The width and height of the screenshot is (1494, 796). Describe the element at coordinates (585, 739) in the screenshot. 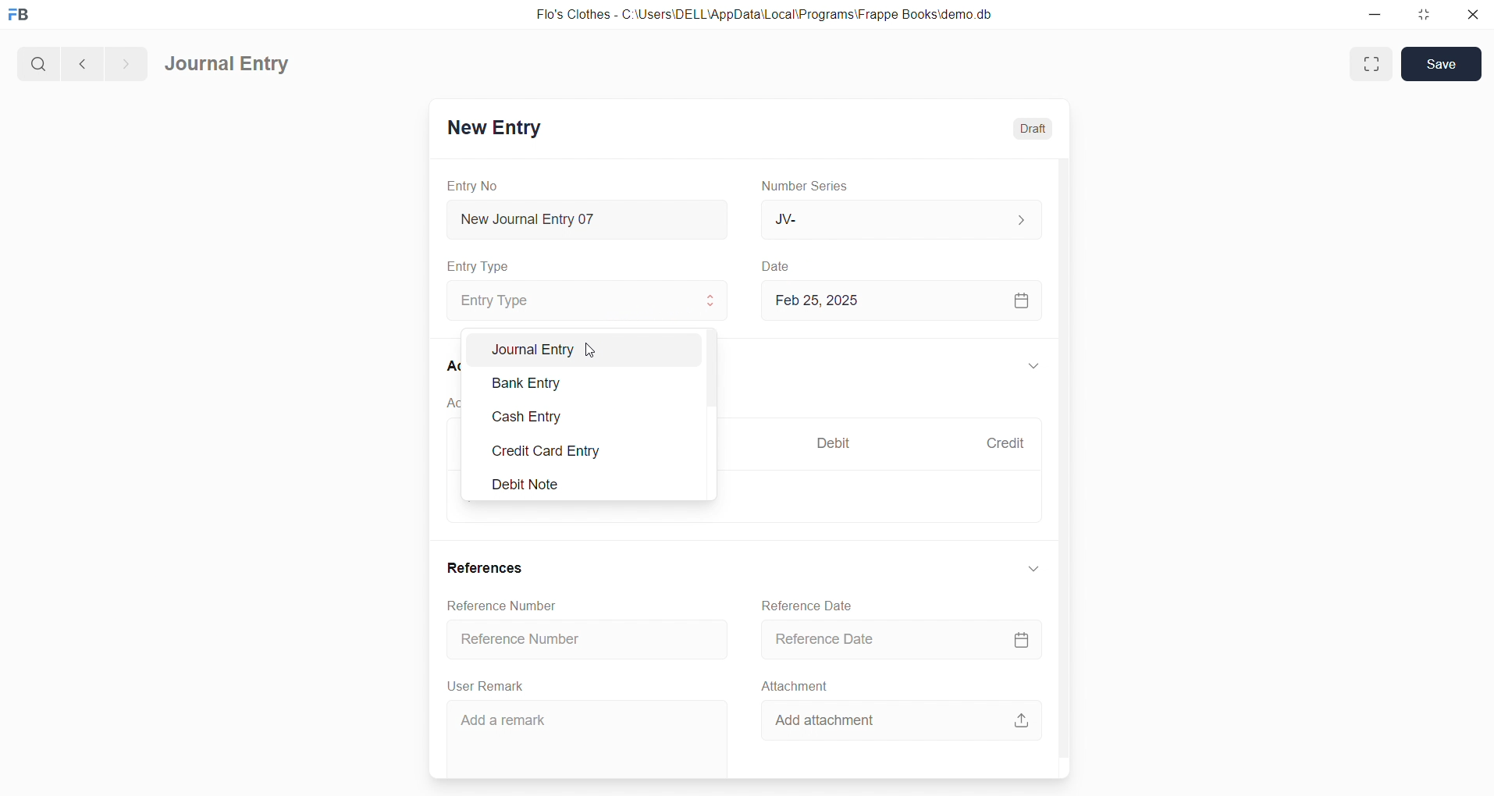

I see `‘Add a remark` at that location.